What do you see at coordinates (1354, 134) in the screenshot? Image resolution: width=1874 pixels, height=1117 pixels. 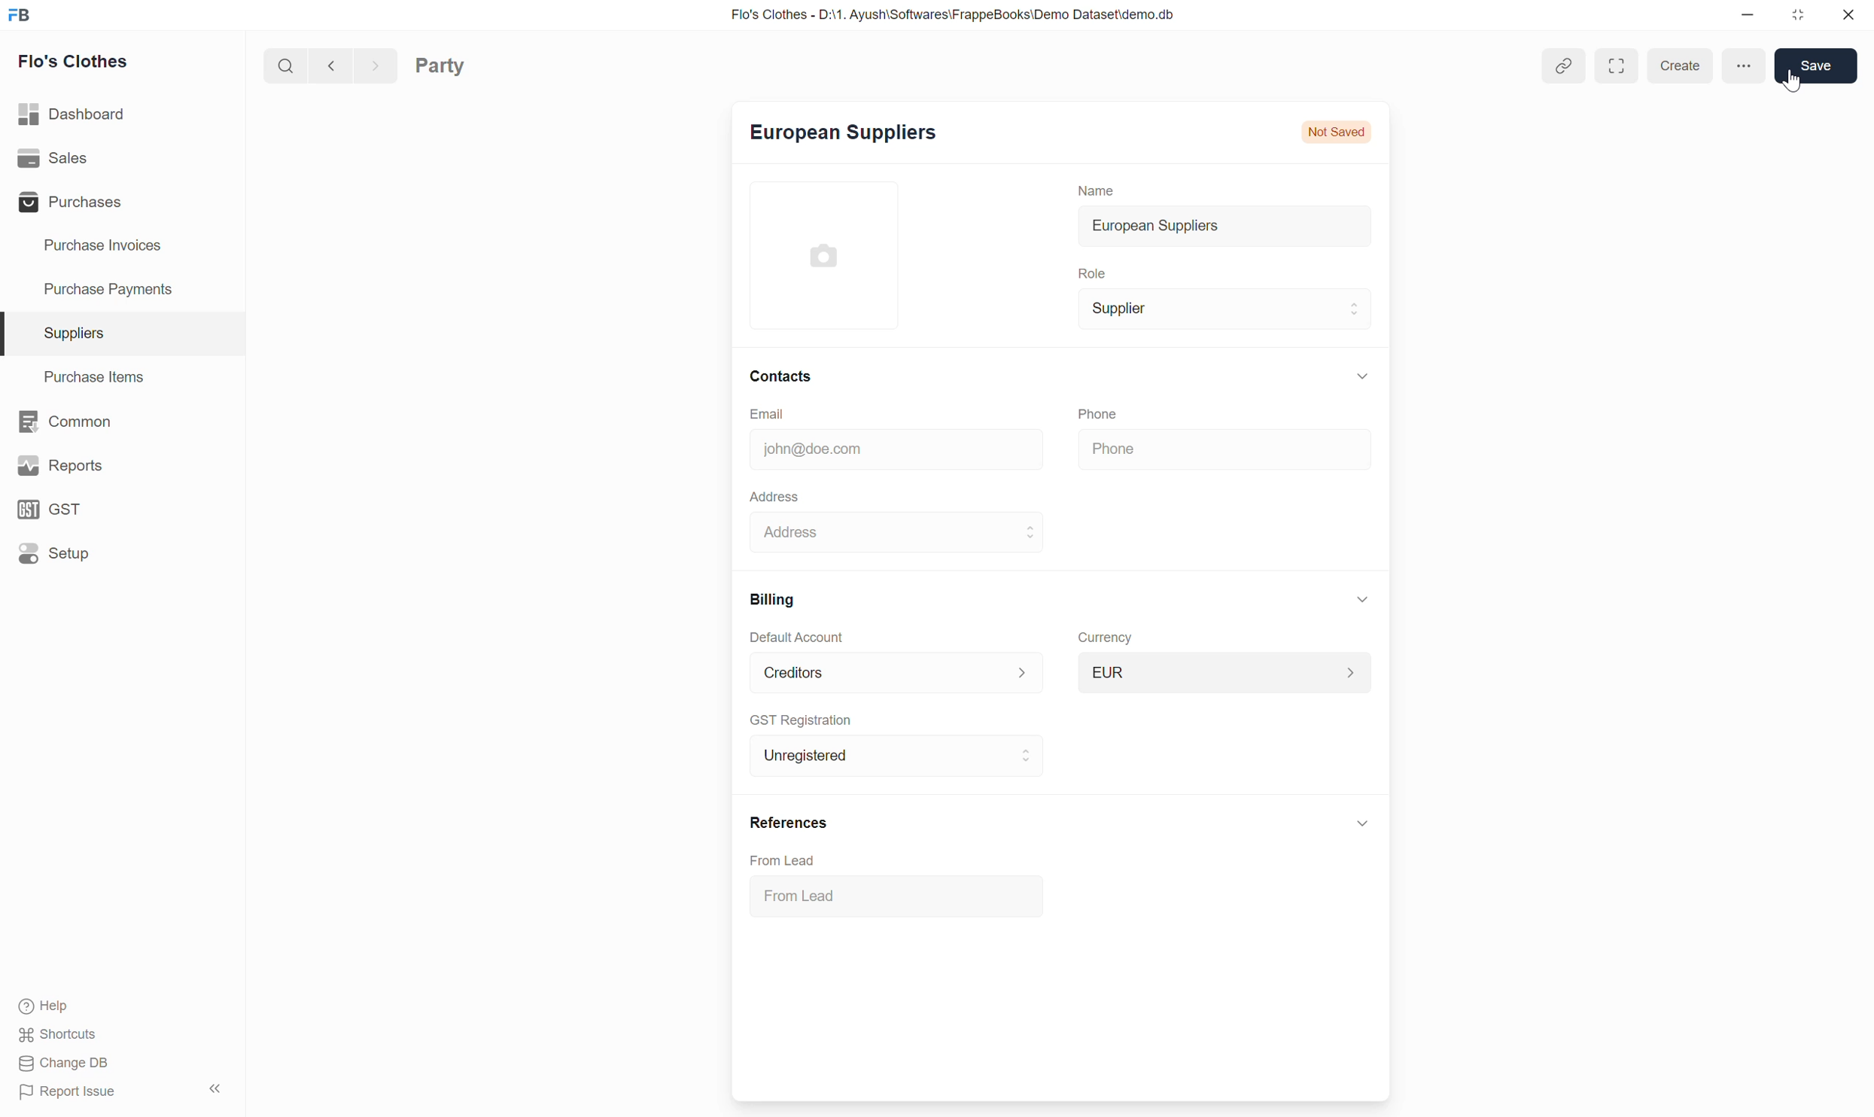 I see `Saved` at bounding box center [1354, 134].